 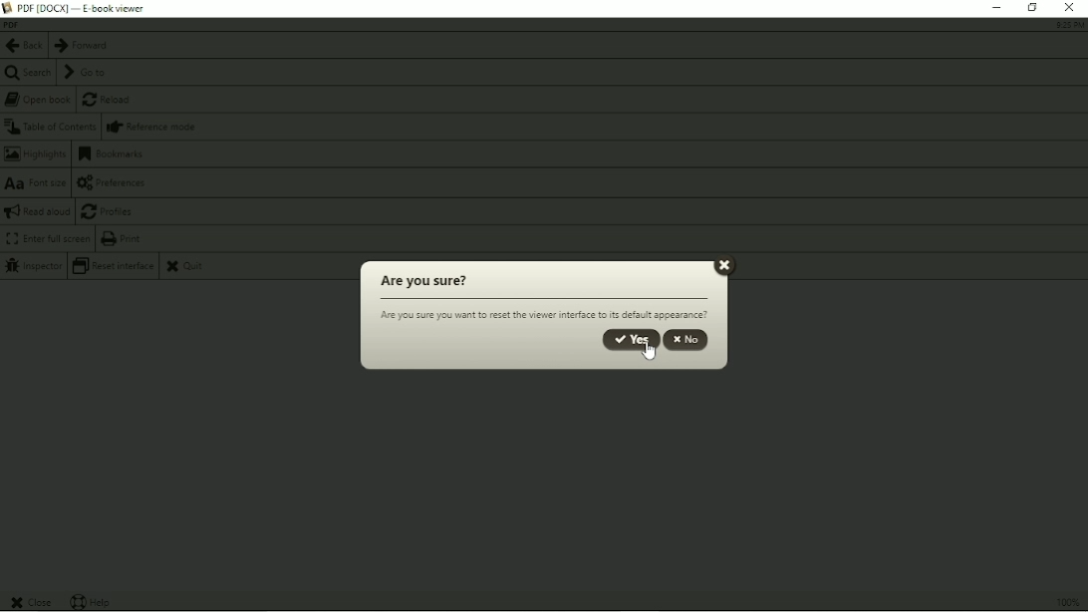 I want to click on Close, so click(x=724, y=264).